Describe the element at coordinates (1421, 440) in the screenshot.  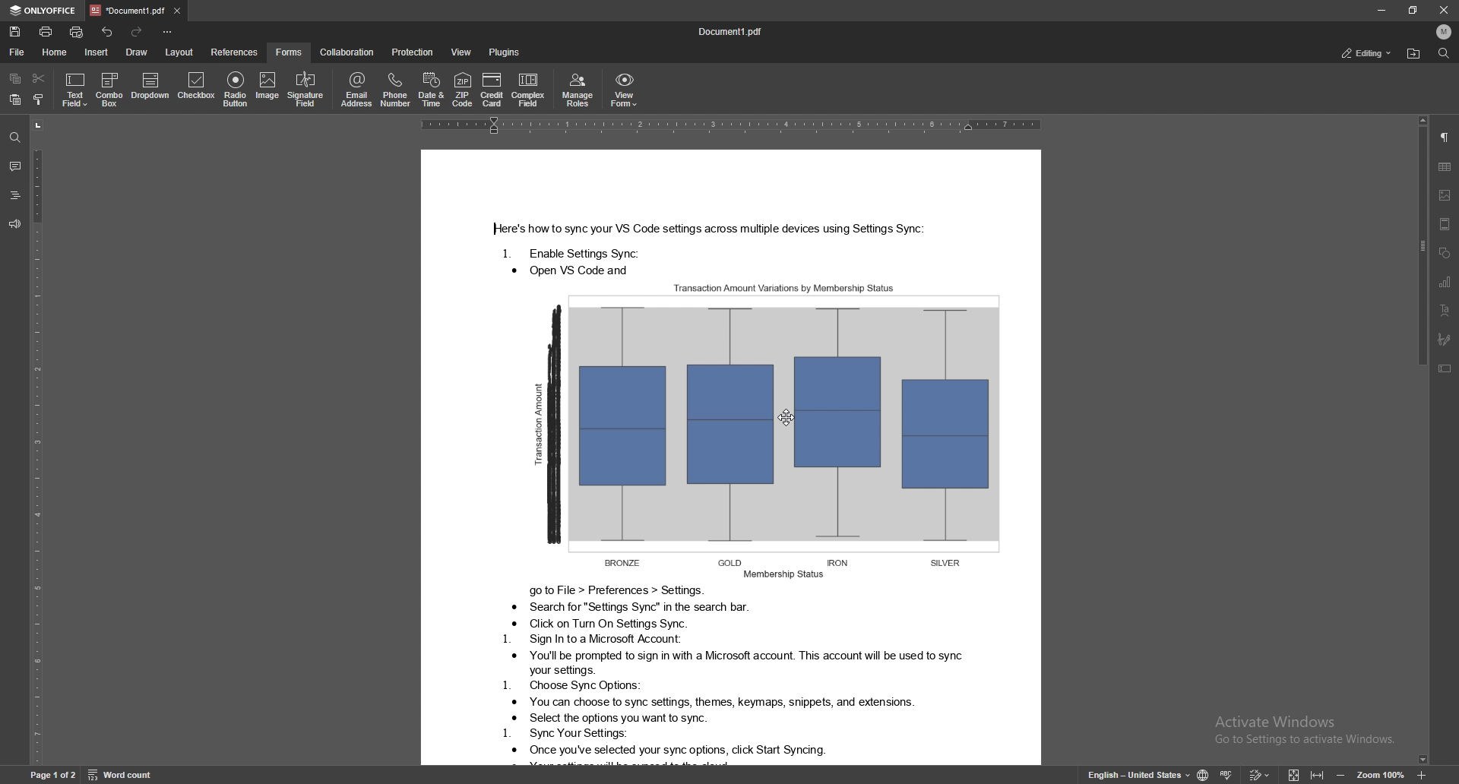
I see `scroll bar` at that location.